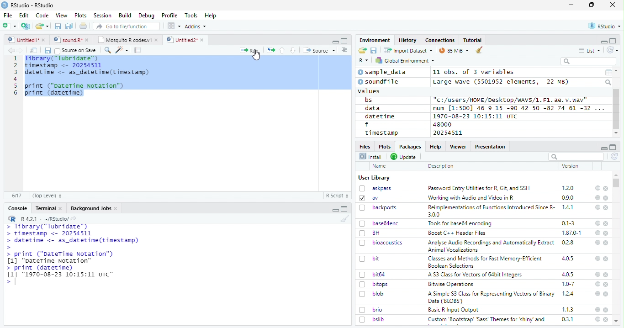 The height and width of the screenshot is (328, 624). What do you see at coordinates (121, 50) in the screenshot?
I see `Code tools` at bounding box center [121, 50].